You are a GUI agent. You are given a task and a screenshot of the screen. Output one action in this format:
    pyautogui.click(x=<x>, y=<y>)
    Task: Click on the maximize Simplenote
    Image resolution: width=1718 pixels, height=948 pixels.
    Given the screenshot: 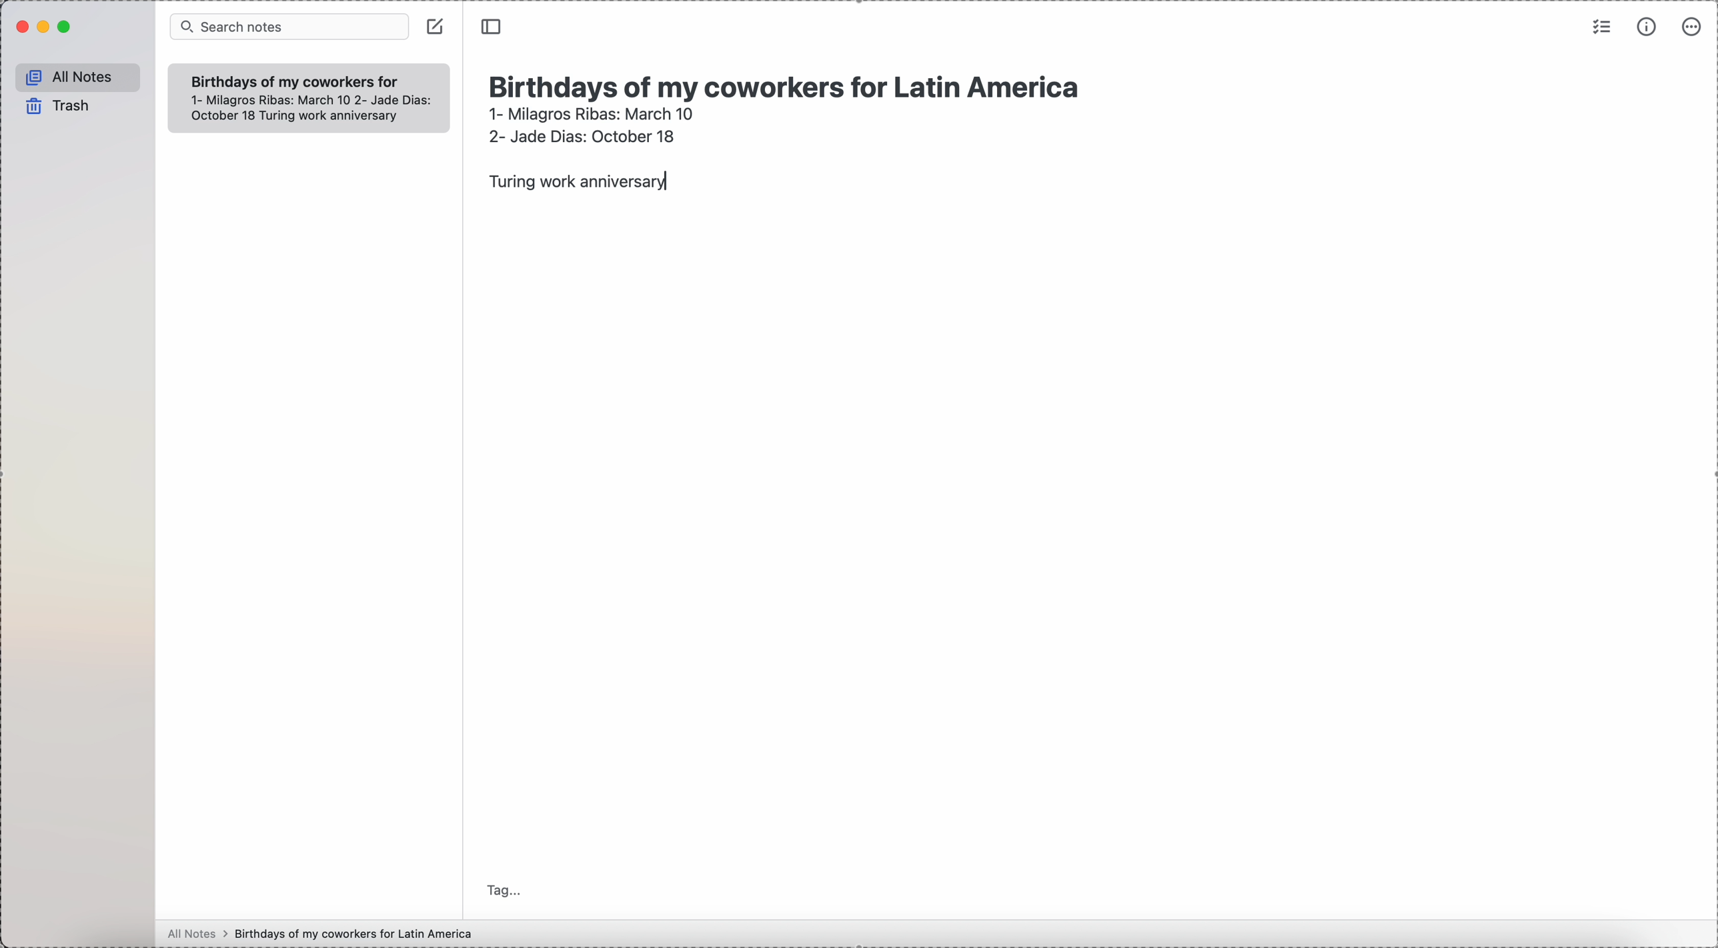 What is the action you would take?
    pyautogui.click(x=65, y=27)
    